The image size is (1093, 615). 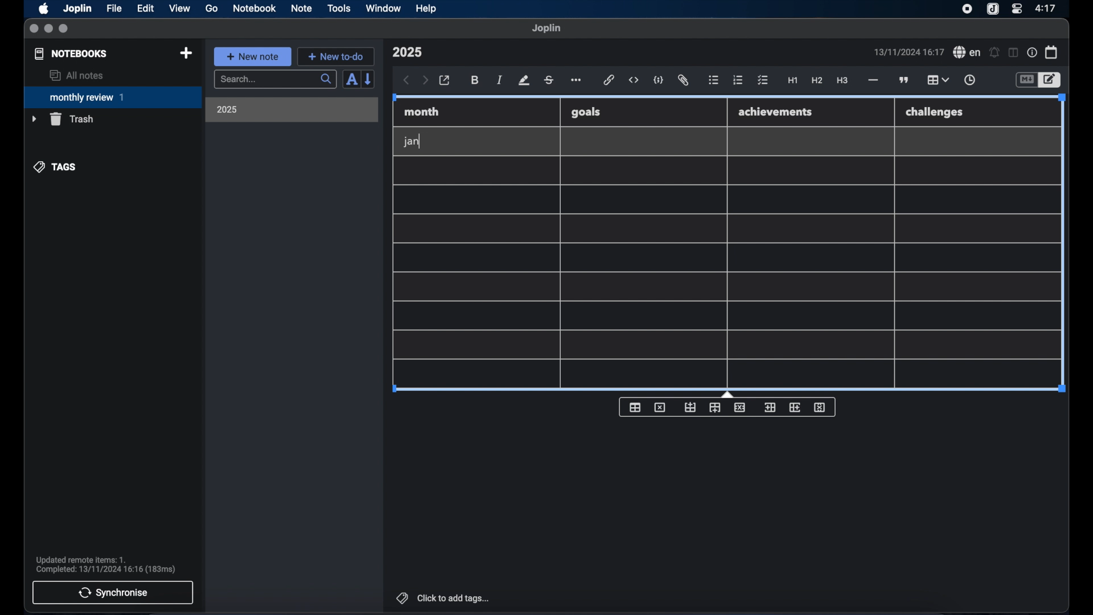 I want to click on joplin, so click(x=546, y=28).